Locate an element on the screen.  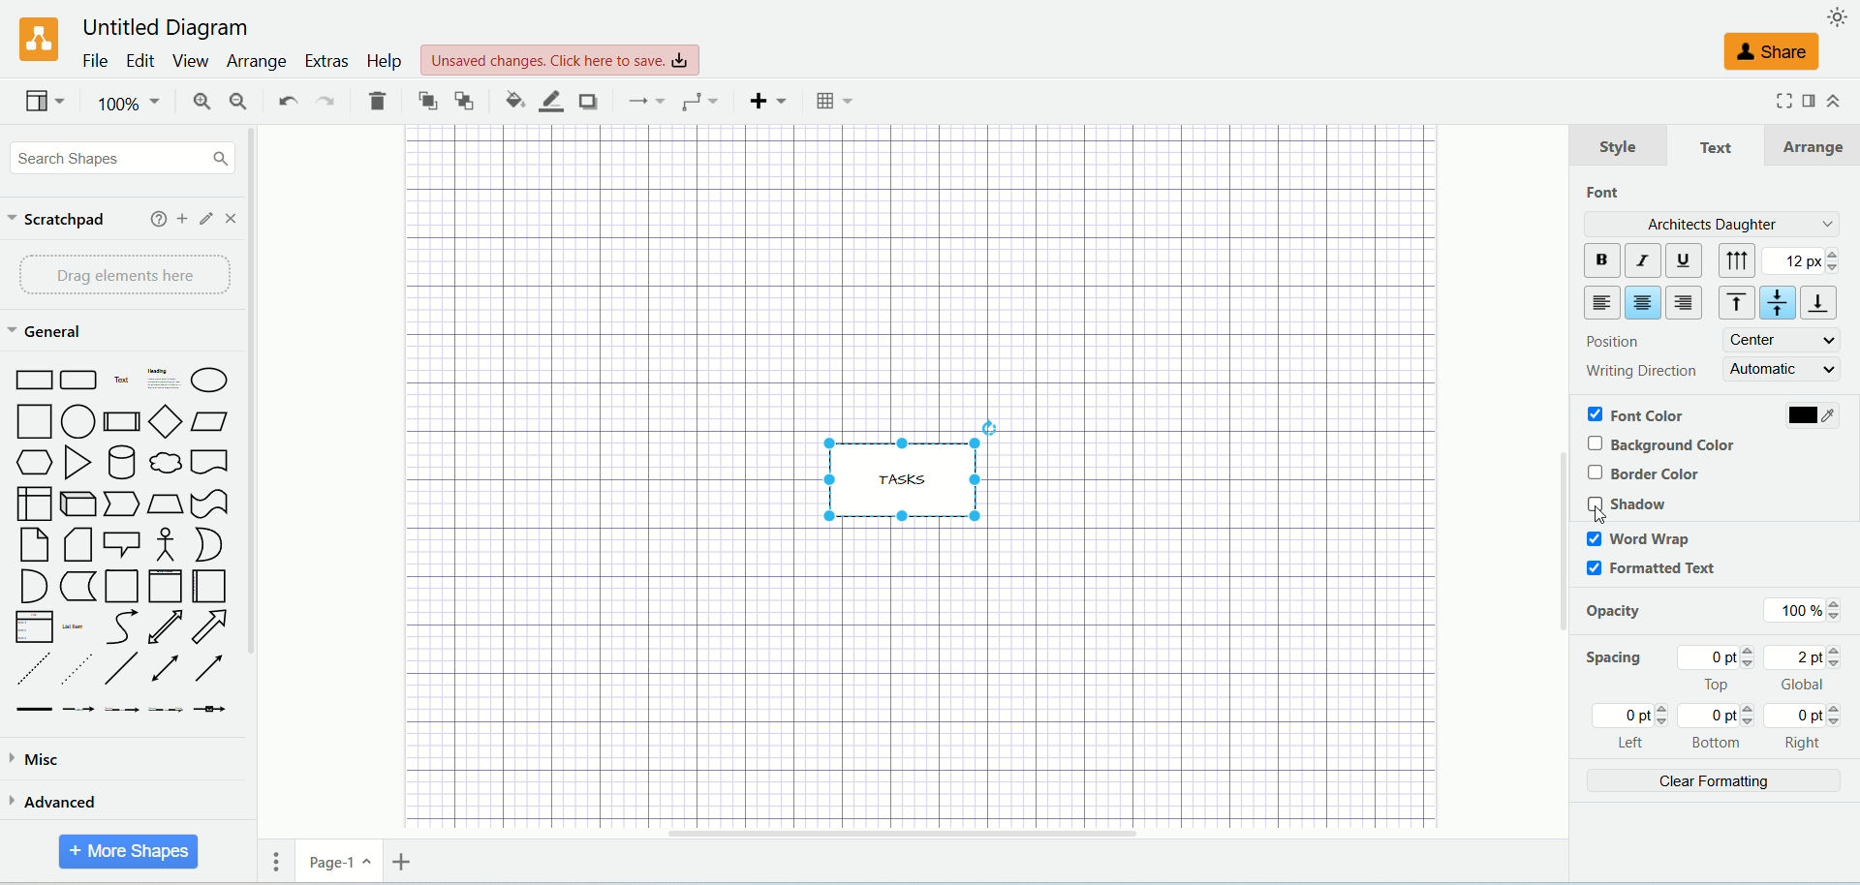
Text is located at coordinates (122, 378).